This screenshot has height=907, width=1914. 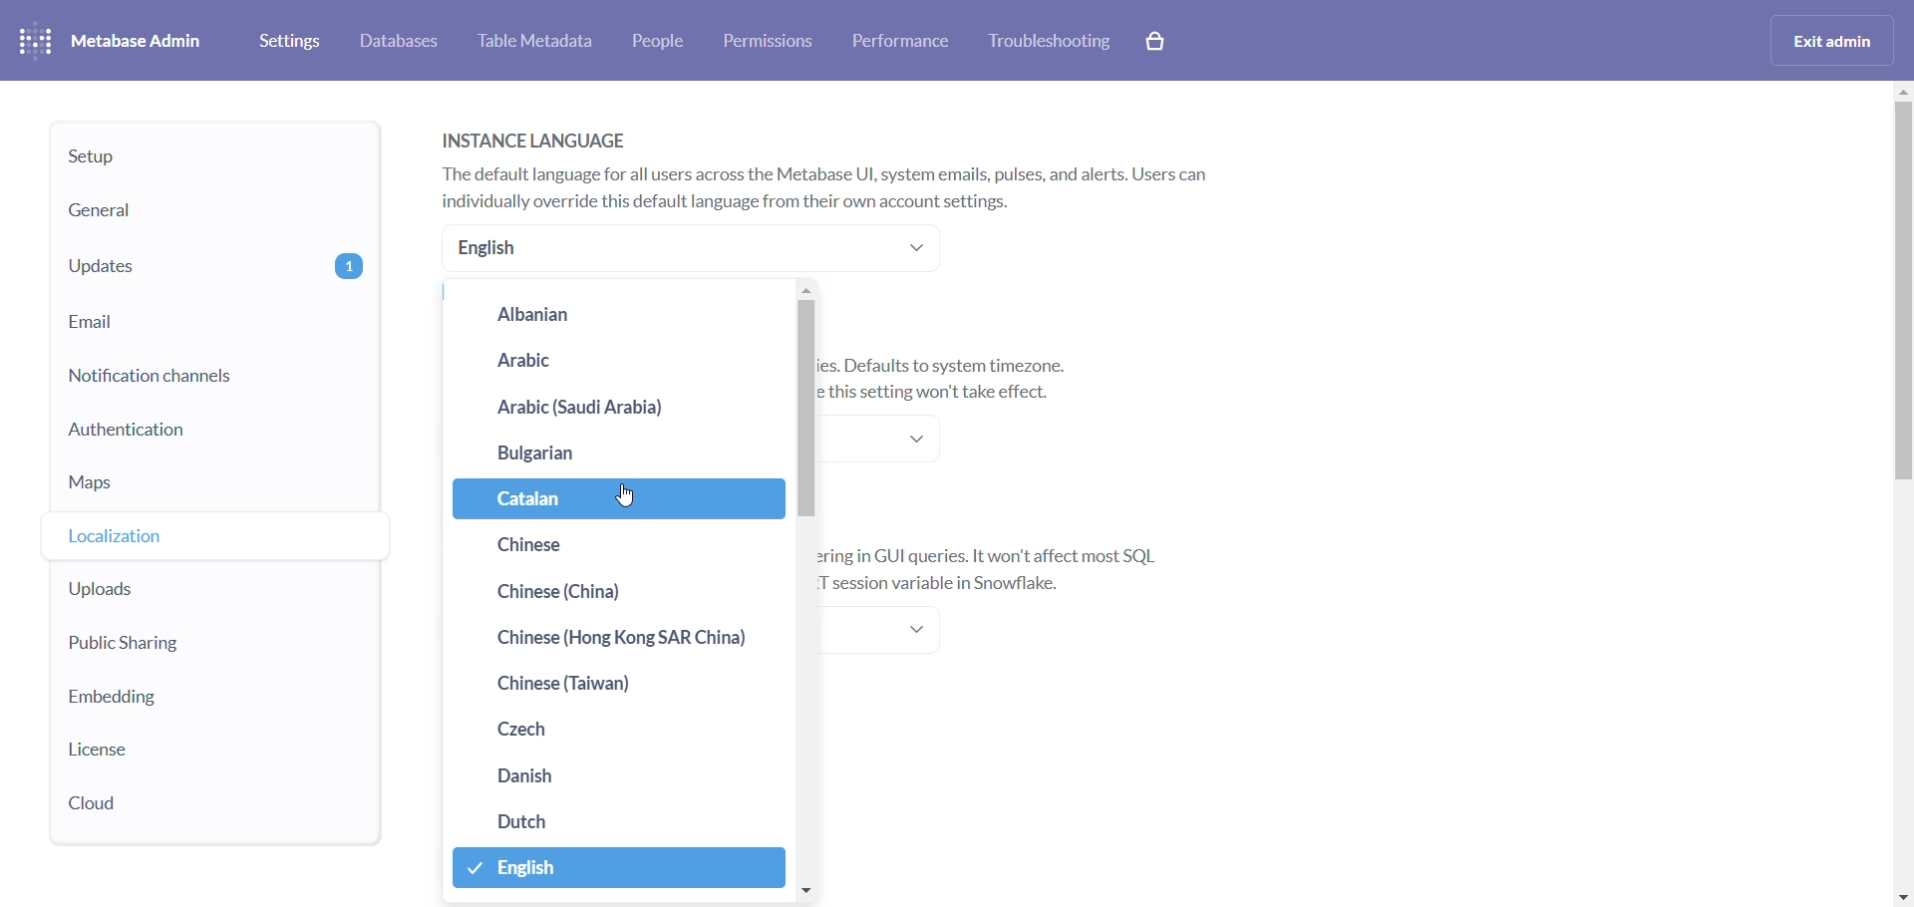 I want to click on scrollbar, so click(x=1902, y=316).